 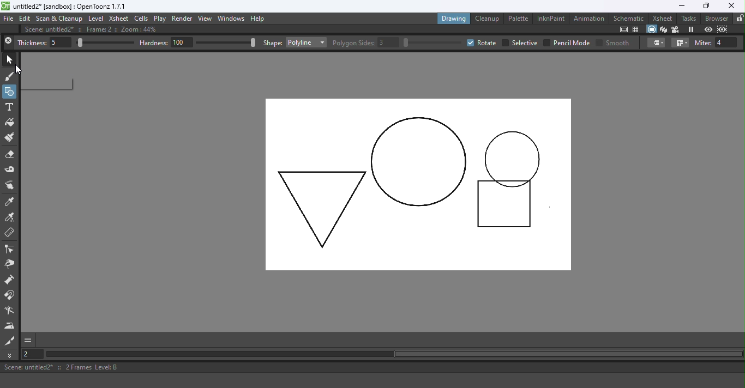 I want to click on Control point editor tool, so click(x=10, y=250).